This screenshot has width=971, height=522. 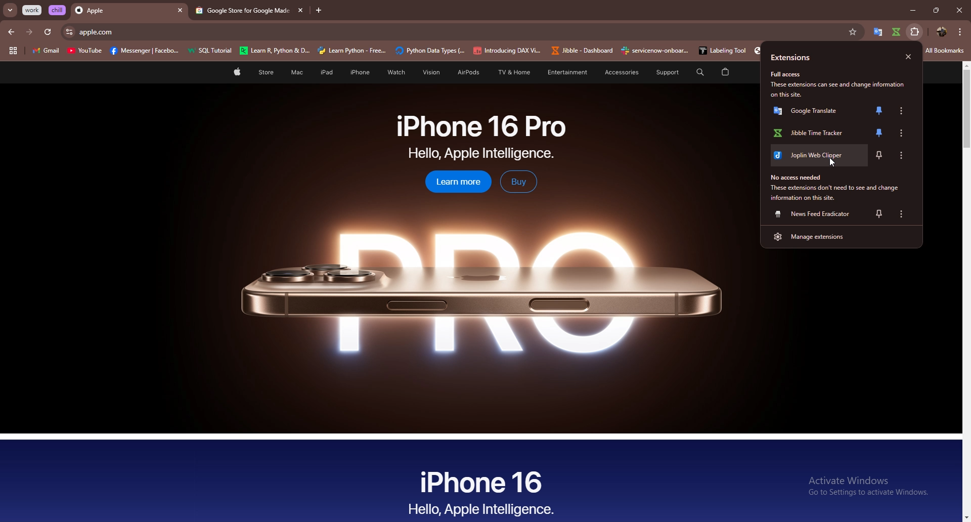 What do you see at coordinates (903, 214) in the screenshot?
I see `option` at bounding box center [903, 214].